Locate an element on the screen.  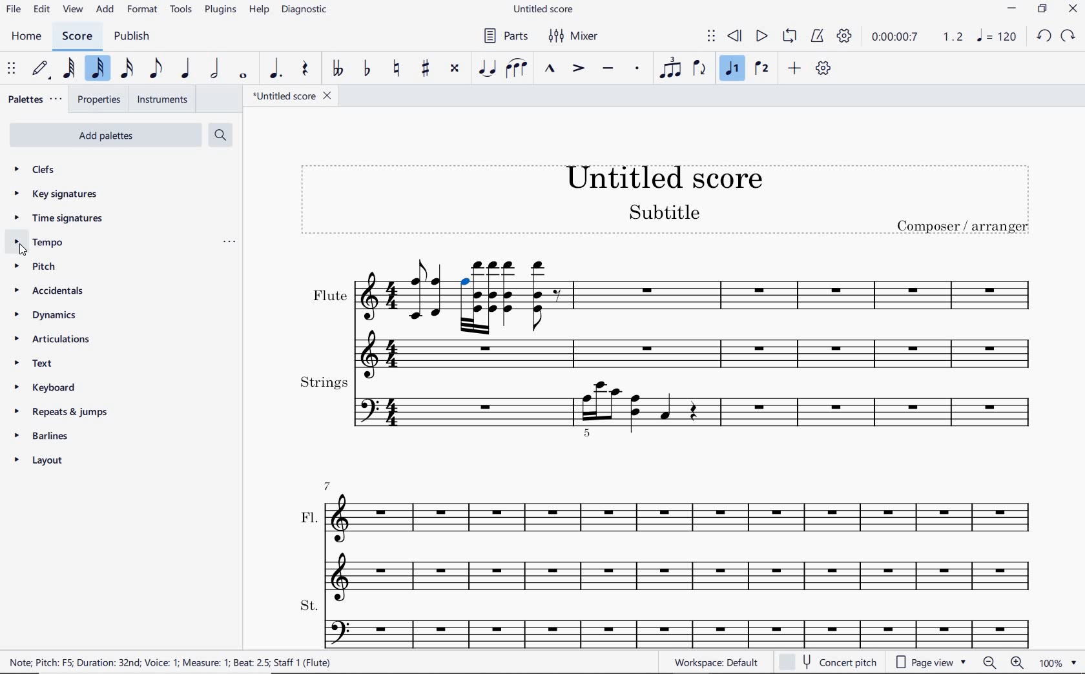
TOGGLE SHARP is located at coordinates (424, 69).